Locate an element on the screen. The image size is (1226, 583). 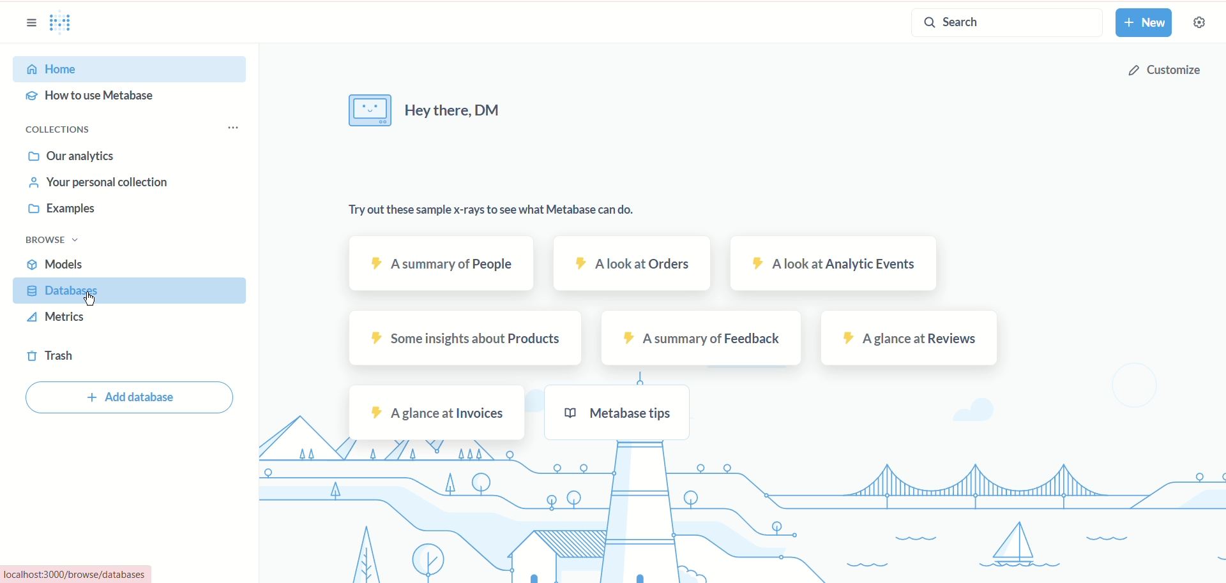
your personal collection is located at coordinates (99, 183).